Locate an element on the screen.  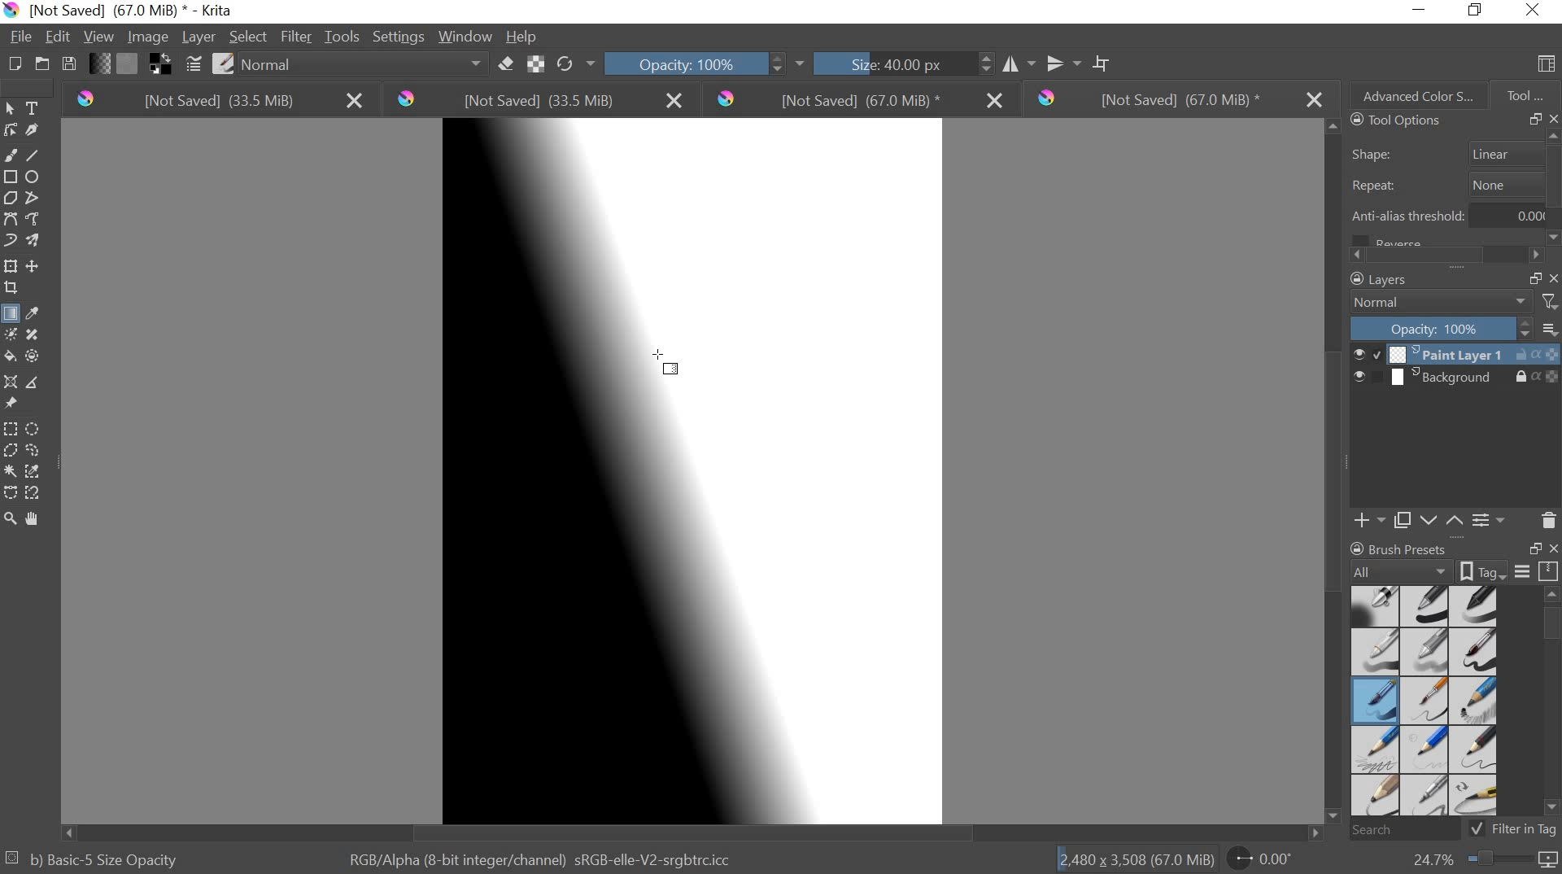
reference images is located at coordinates (14, 403).